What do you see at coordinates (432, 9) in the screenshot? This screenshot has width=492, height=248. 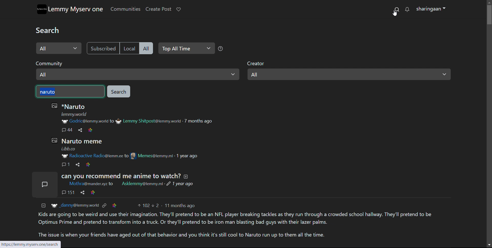 I see `sharingaan(profile)` at bounding box center [432, 9].